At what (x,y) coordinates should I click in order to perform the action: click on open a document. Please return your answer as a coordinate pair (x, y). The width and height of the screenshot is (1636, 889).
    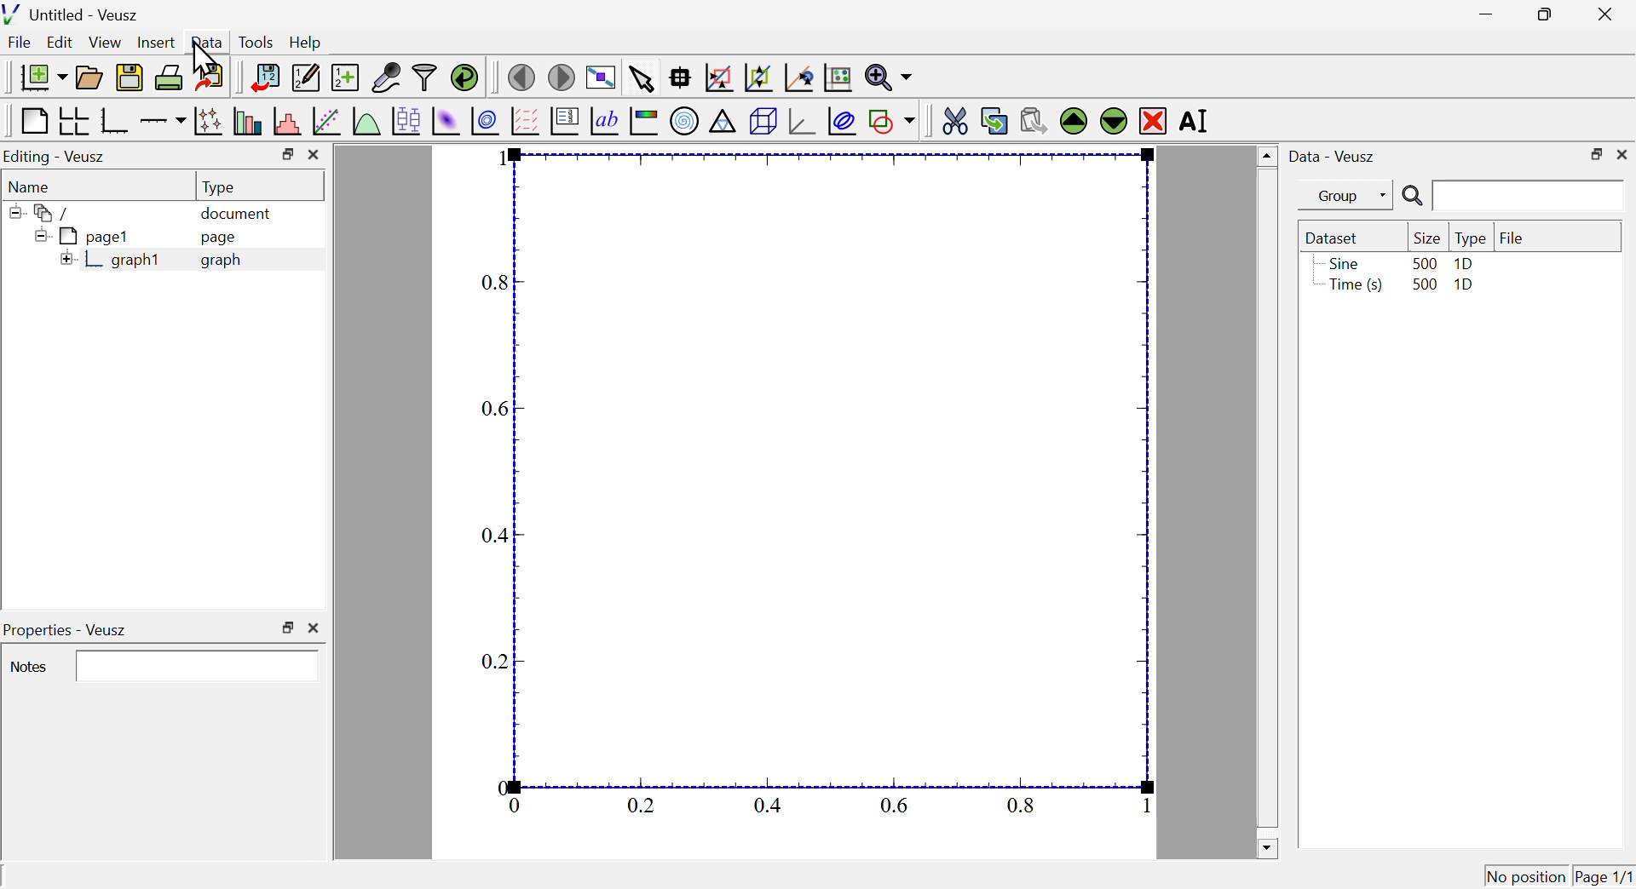
    Looking at the image, I should click on (91, 76).